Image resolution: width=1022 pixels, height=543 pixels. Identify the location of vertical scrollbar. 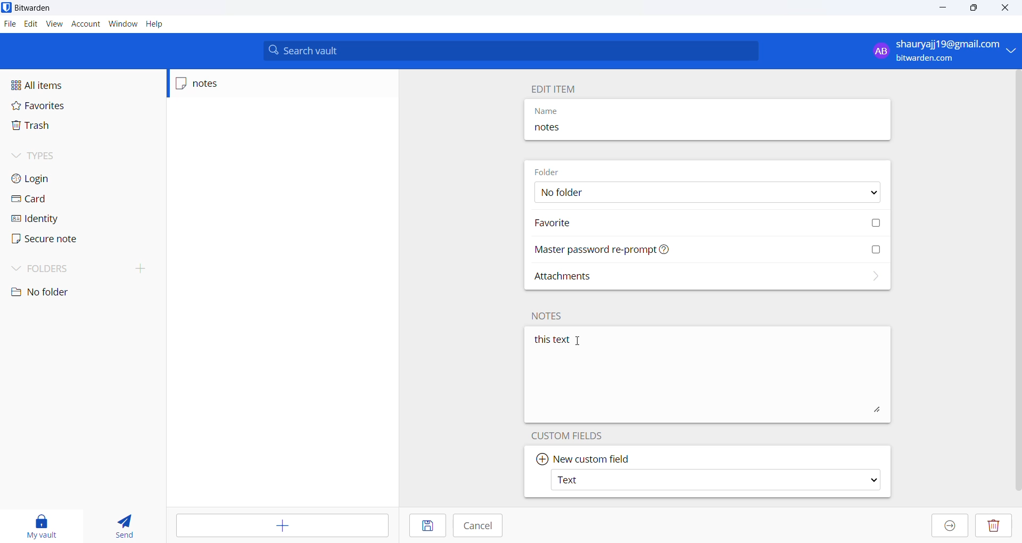
(1016, 279).